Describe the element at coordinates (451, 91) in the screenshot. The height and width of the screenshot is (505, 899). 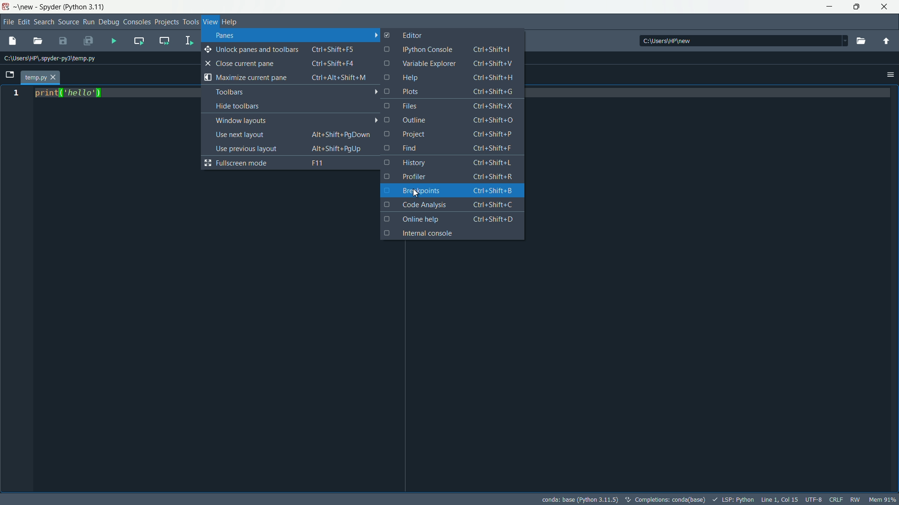
I see `plots` at that location.